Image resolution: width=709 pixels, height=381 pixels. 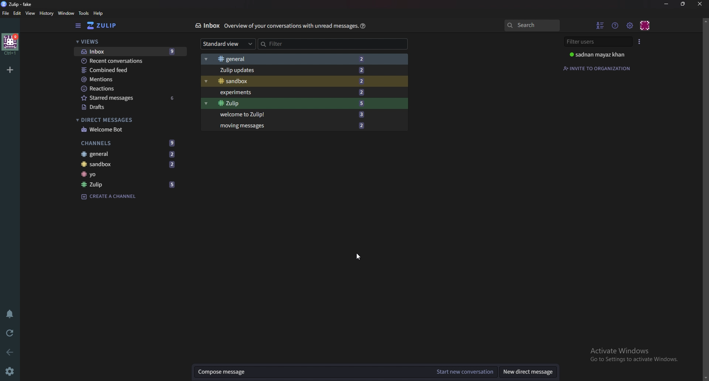 What do you see at coordinates (614, 25) in the screenshot?
I see `Help menu` at bounding box center [614, 25].